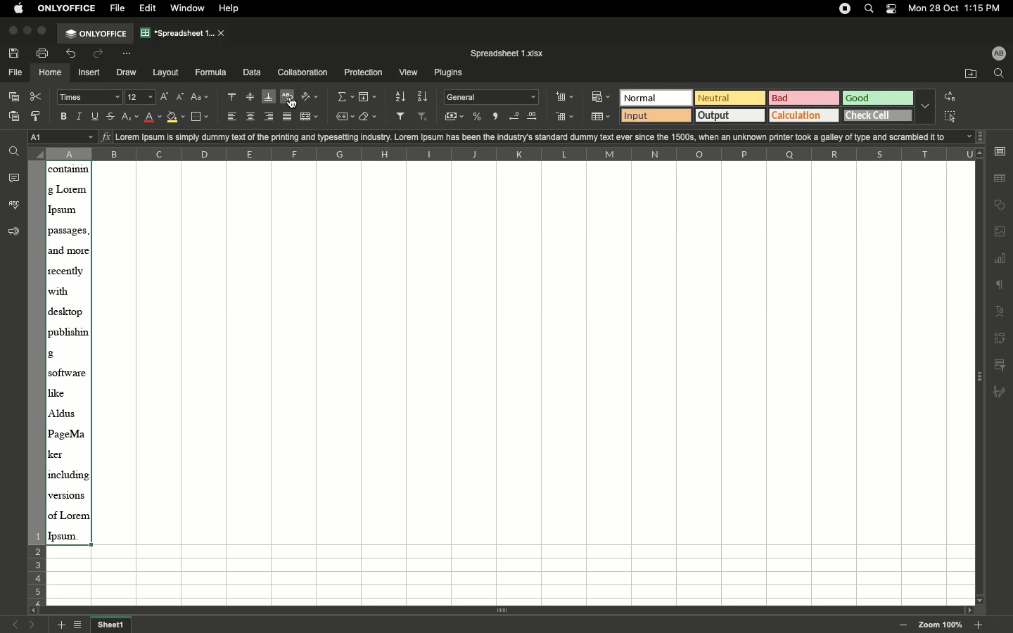 Image resolution: width=1013 pixels, height=633 pixels. What do you see at coordinates (1002, 364) in the screenshot?
I see `slicer` at bounding box center [1002, 364].